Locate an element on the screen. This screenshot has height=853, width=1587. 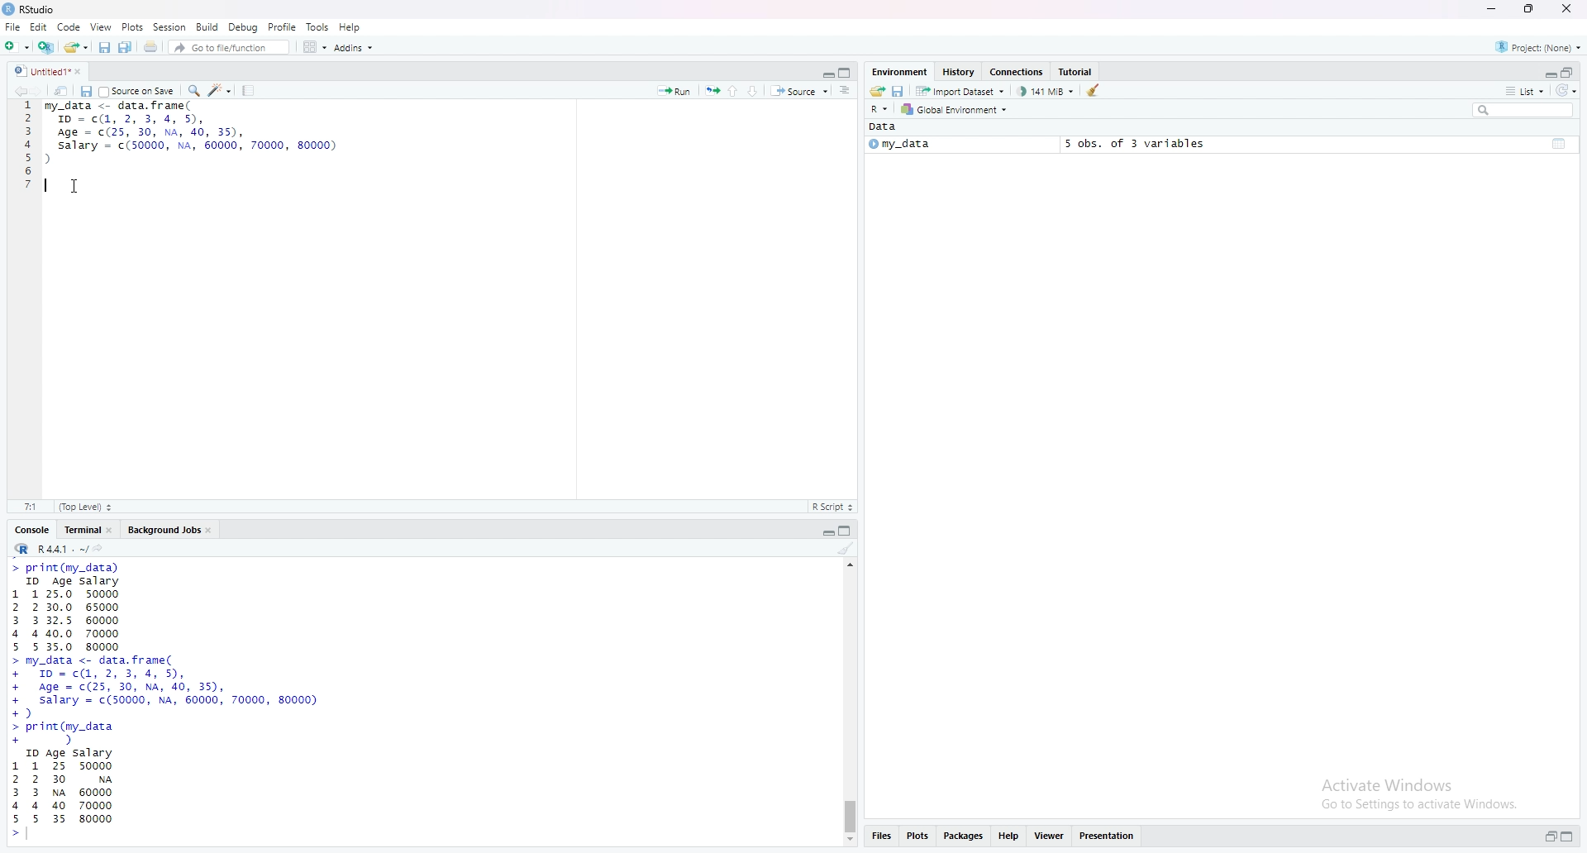
R is located at coordinates (879, 110).